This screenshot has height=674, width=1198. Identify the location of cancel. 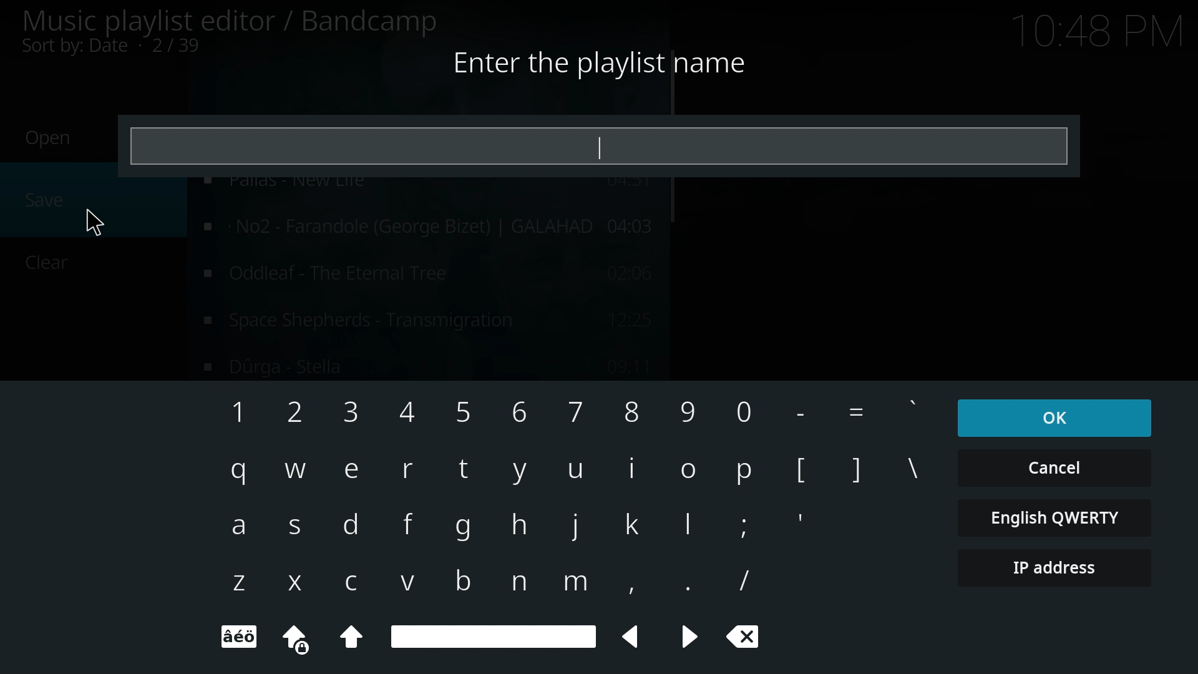
(1058, 470).